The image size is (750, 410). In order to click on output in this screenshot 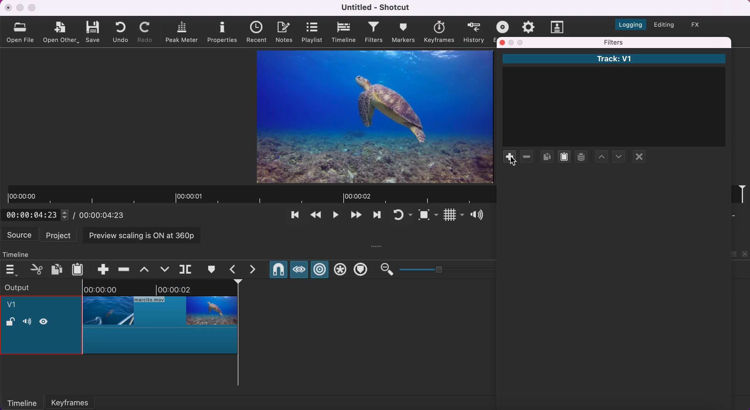, I will do `click(33, 287)`.